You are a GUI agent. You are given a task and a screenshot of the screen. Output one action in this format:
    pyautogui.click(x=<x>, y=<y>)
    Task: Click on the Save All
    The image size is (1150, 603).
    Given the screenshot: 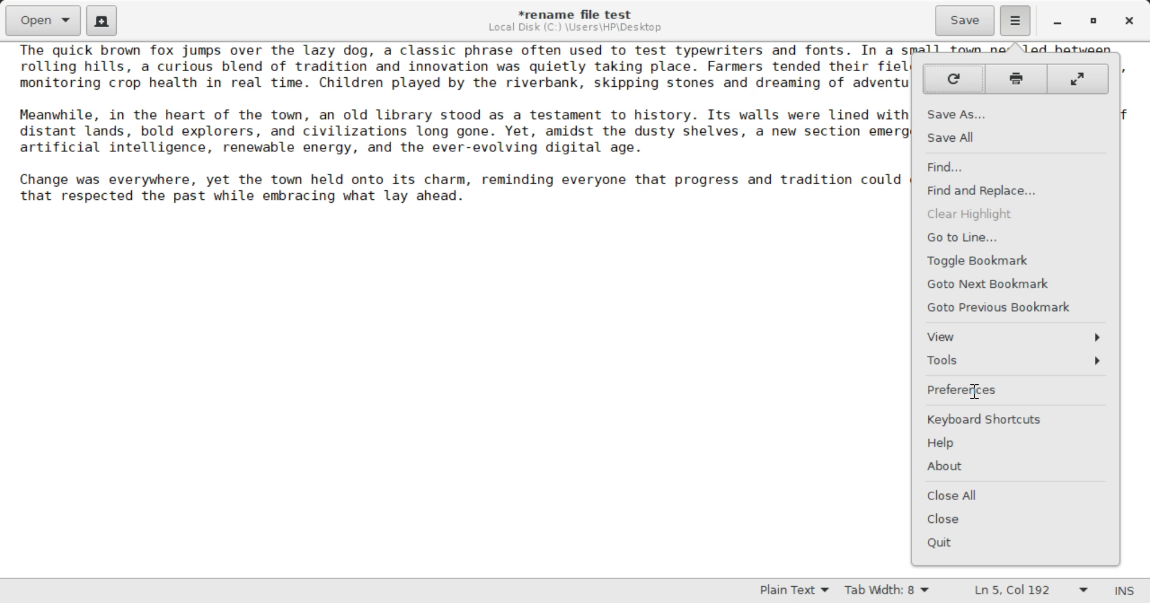 What is the action you would take?
    pyautogui.click(x=1013, y=139)
    